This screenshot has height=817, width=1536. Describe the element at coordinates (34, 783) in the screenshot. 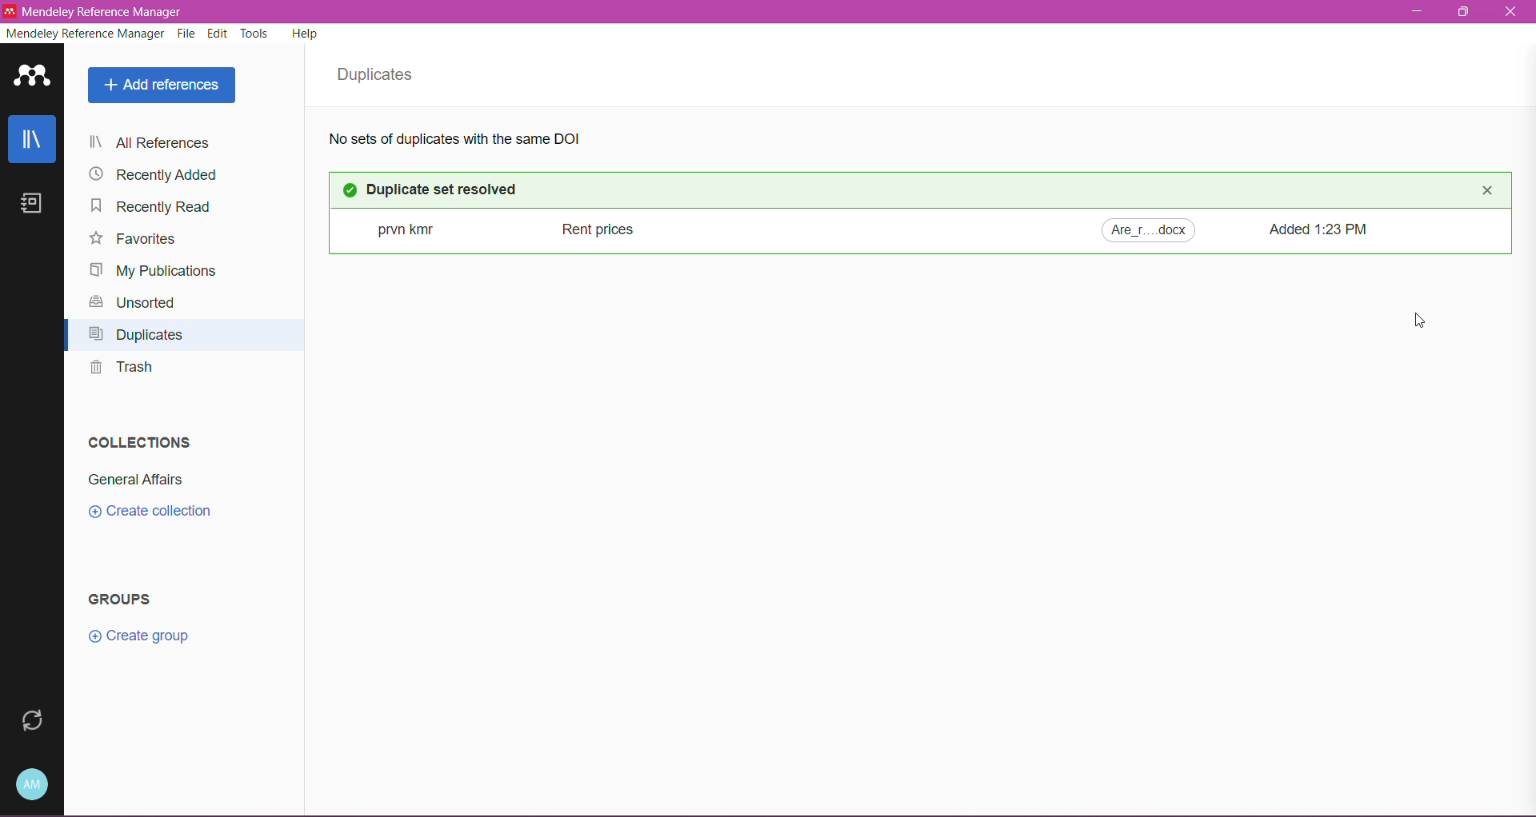

I see `Account and Help` at that location.